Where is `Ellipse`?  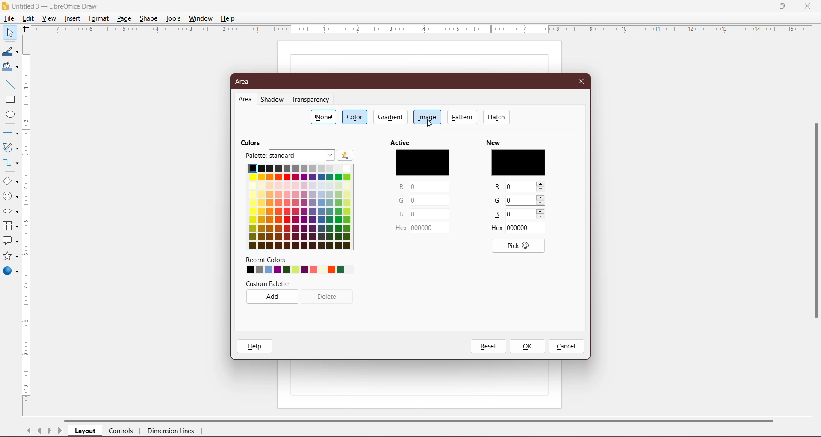
Ellipse is located at coordinates (8, 115).